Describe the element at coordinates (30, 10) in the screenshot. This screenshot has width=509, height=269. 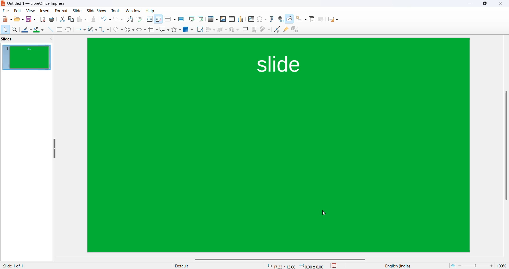
I see `view navigation` at that location.